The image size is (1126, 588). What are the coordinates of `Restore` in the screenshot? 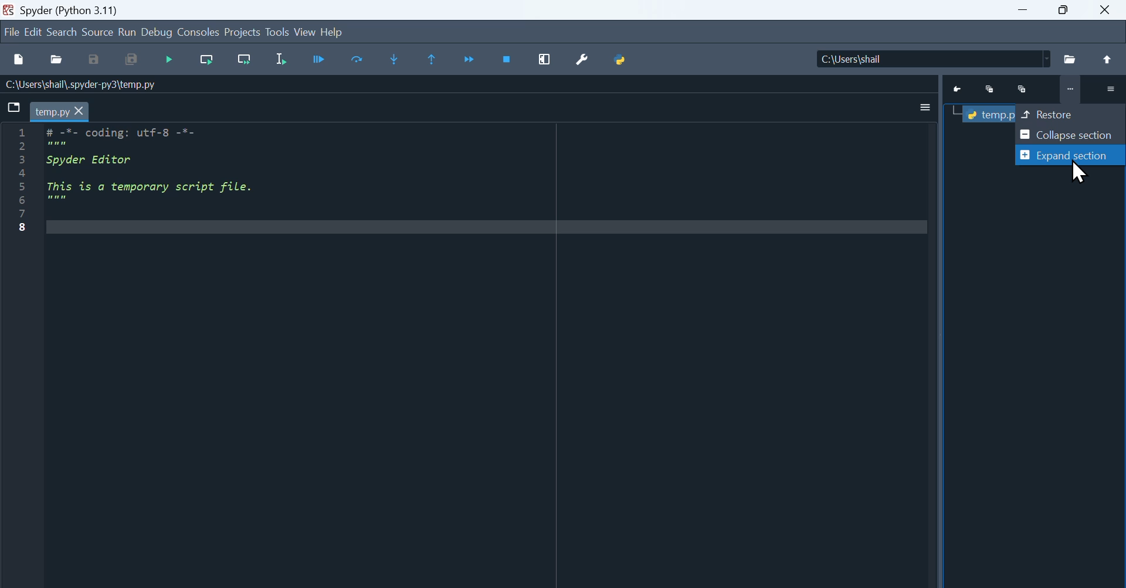 It's located at (1071, 112).